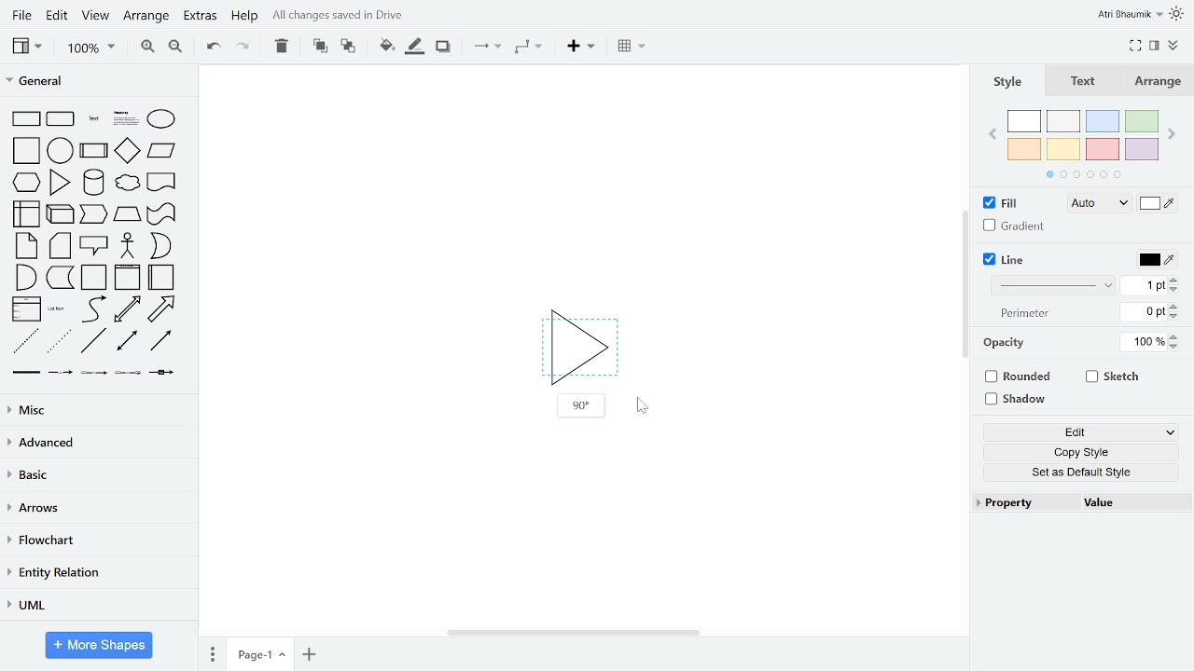 The height and width of the screenshot is (671, 1194). What do you see at coordinates (61, 342) in the screenshot?
I see `dotted line` at bounding box center [61, 342].